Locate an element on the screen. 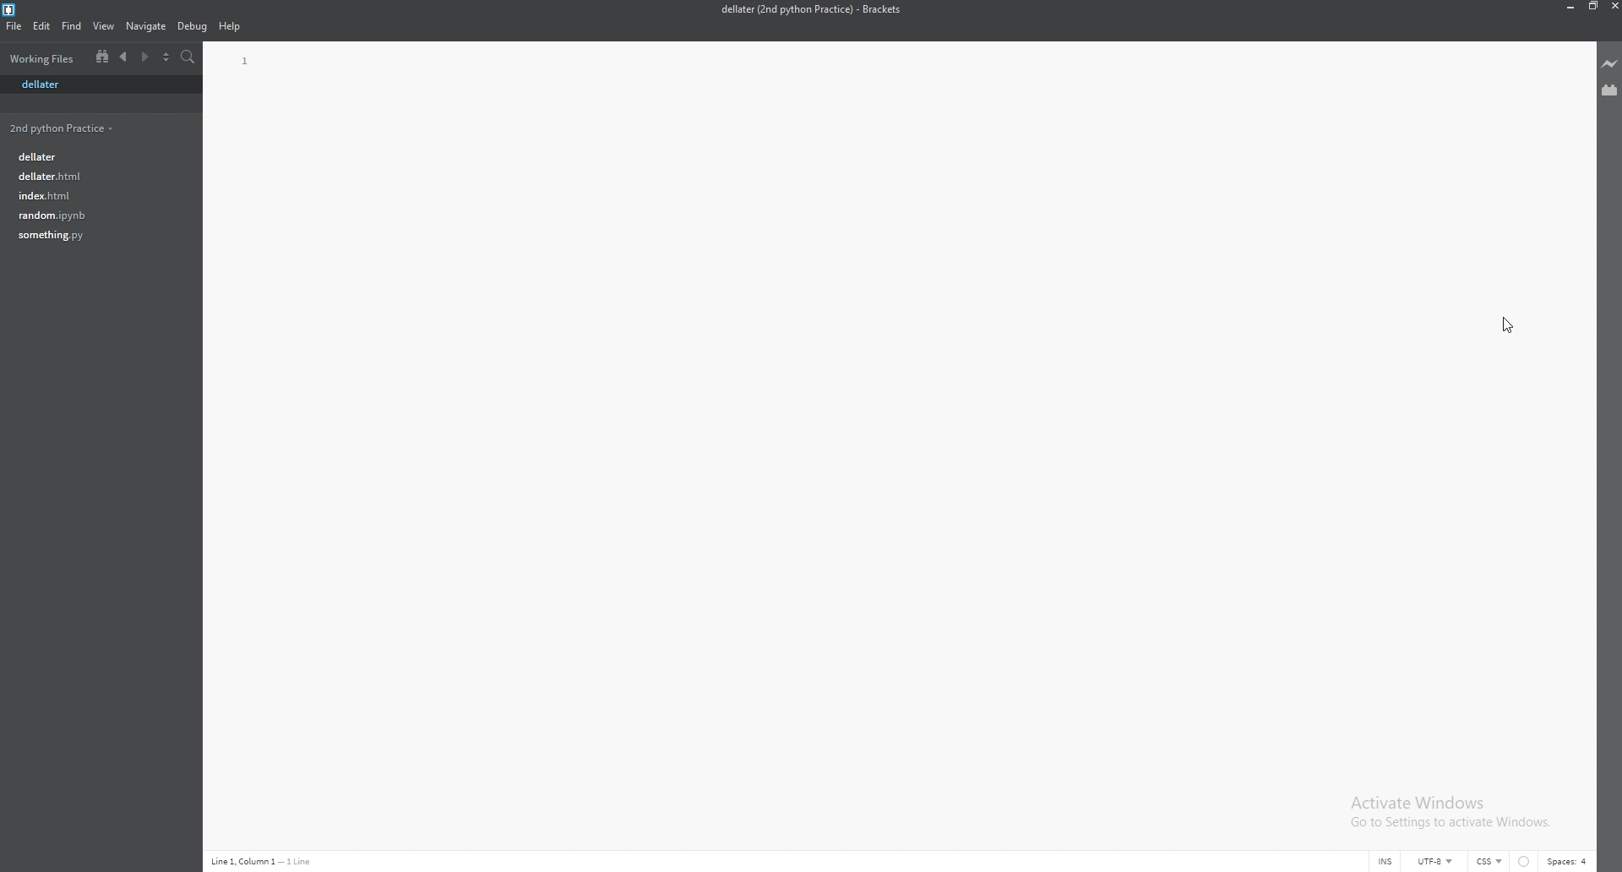 The height and width of the screenshot is (872, 1622). search is located at coordinates (189, 57).